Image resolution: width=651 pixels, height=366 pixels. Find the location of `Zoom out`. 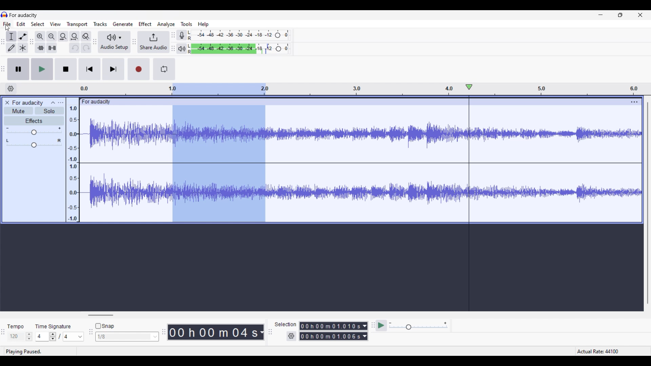

Zoom out is located at coordinates (52, 36).